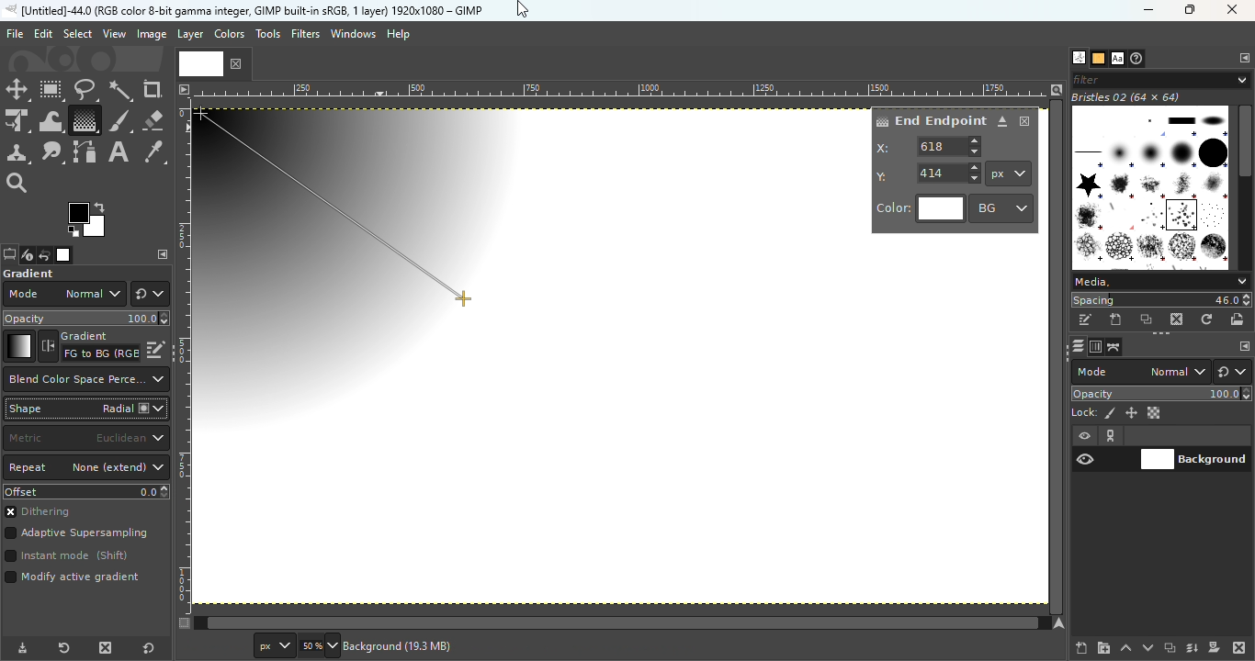  I want to click on Colors, so click(228, 33).